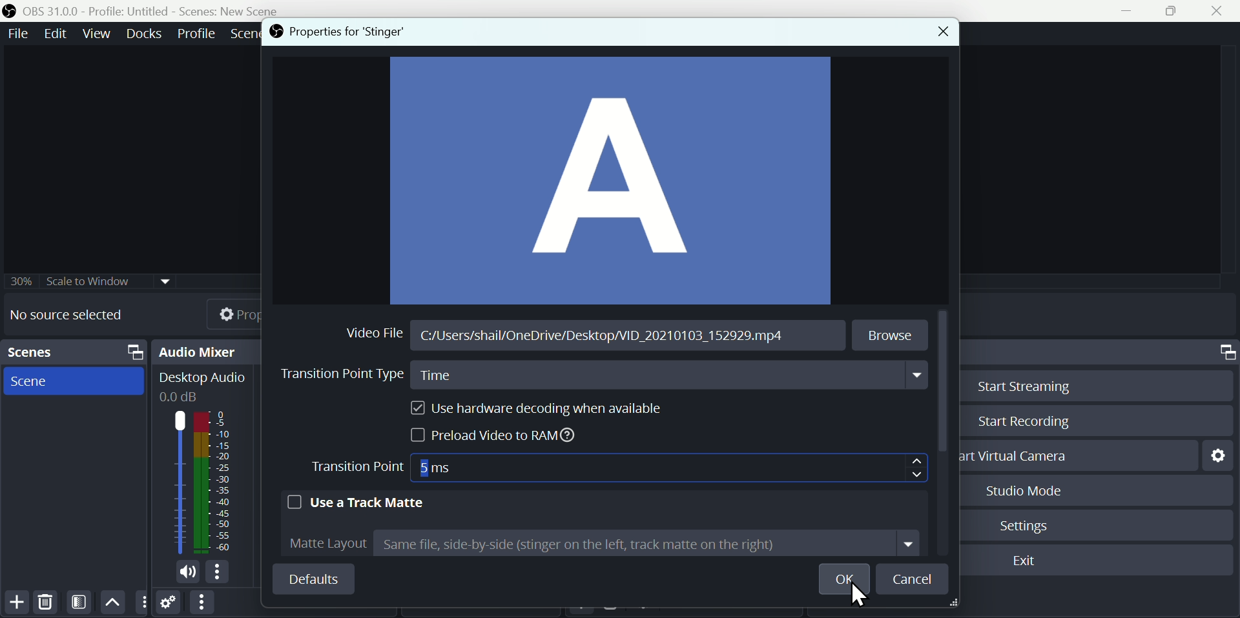 This screenshot has height=618, width=1240. Describe the element at coordinates (58, 33) in the screenshot. I see `` at that location.